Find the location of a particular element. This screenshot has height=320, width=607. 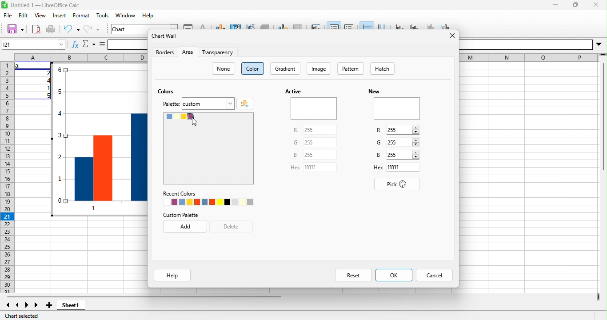

next sheet is located at coordinates (27, 305).